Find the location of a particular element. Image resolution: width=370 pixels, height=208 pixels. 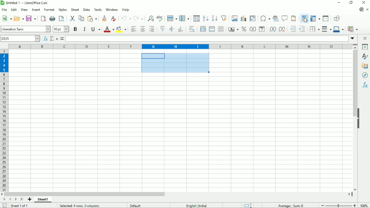

Sort ascending is located at coordinates (205, 19).